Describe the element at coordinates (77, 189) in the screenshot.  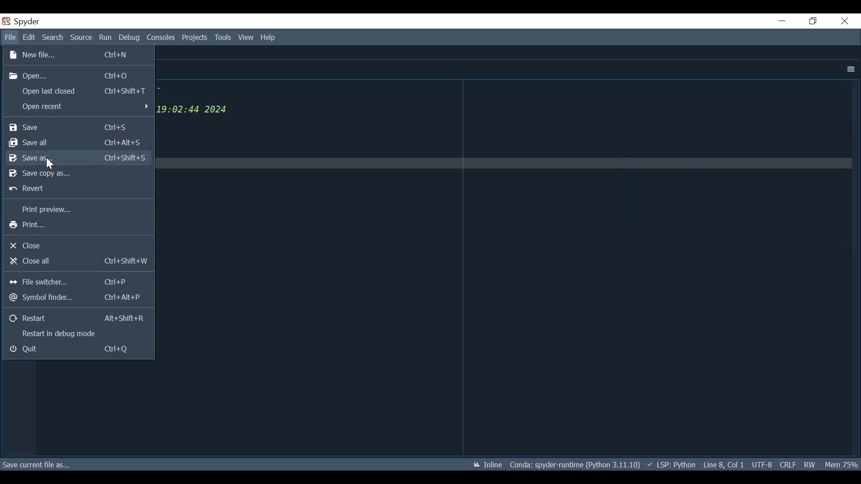
I see `Revert` at that location.